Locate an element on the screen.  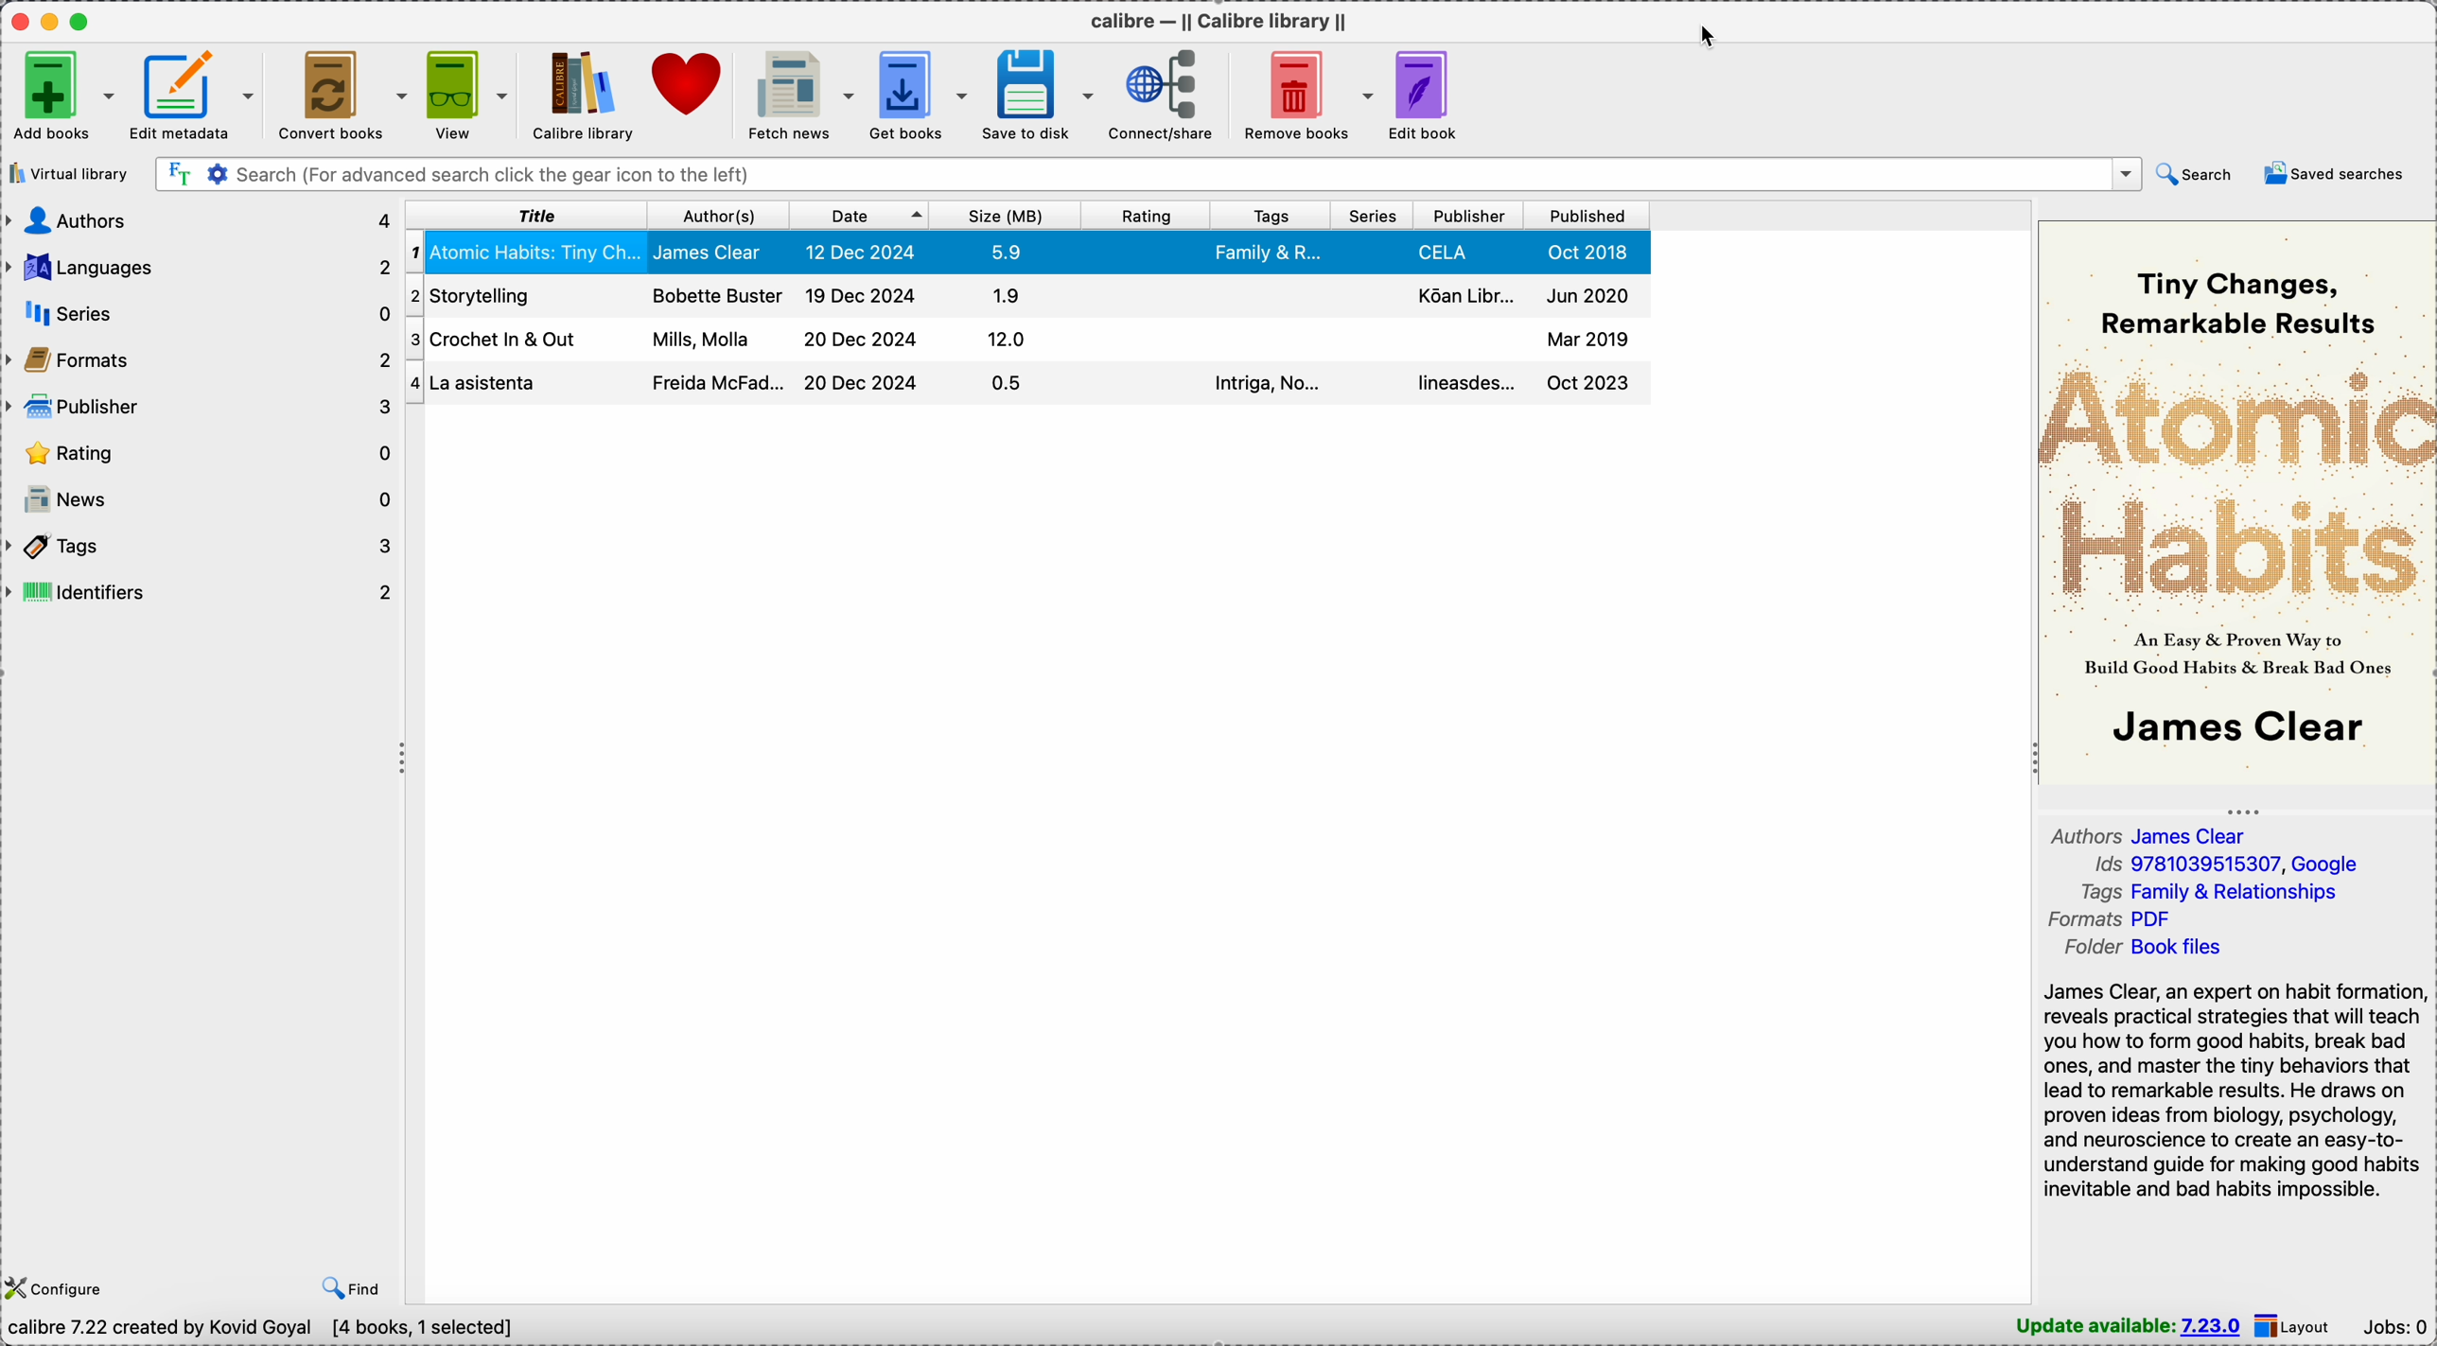
get books is located at coordinates (921, 96).